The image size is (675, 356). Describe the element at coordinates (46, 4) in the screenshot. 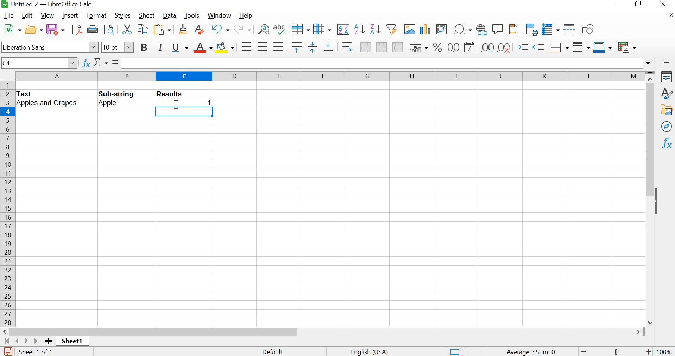

I see `file name` at that location.